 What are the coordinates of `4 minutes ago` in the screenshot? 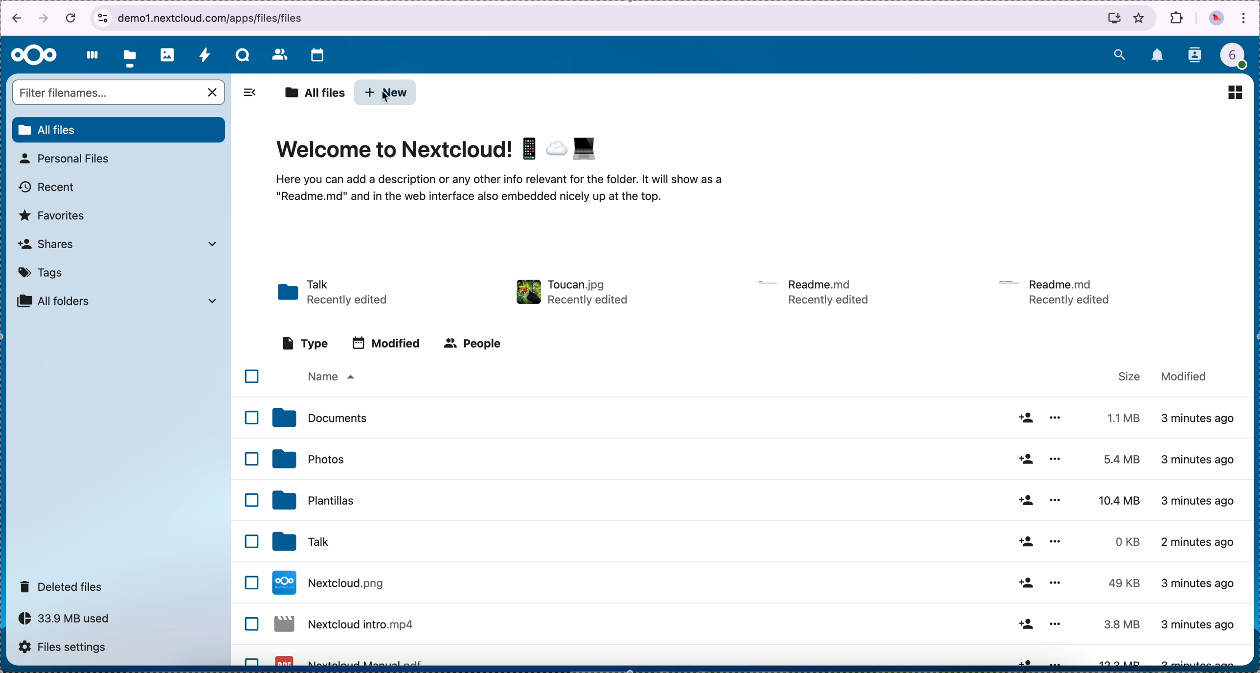 It's located at (1200, 460).